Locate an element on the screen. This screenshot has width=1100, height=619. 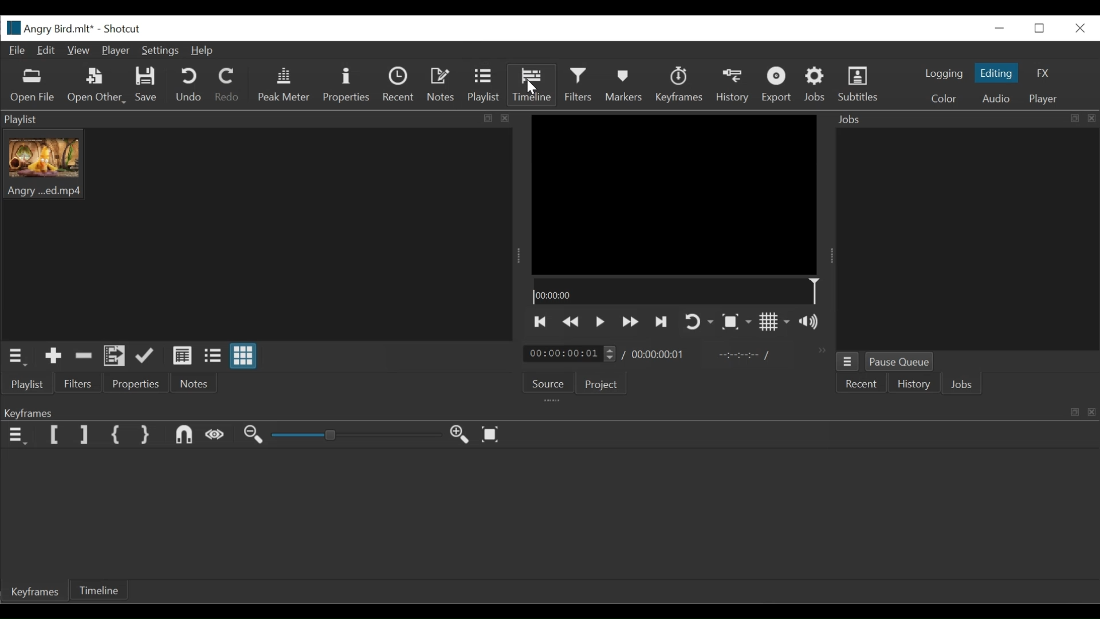
Keyframes is located at coordinates (679, 85).